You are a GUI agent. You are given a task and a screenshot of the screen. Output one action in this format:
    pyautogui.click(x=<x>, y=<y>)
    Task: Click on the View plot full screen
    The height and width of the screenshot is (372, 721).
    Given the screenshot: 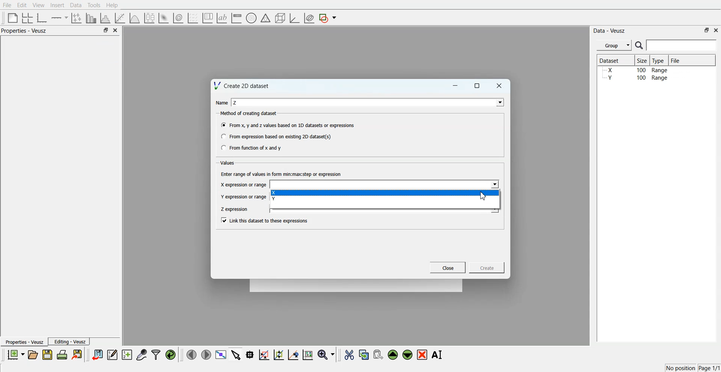 What is the action you would take?
    pyautogui.click(x=221, y=354)
    